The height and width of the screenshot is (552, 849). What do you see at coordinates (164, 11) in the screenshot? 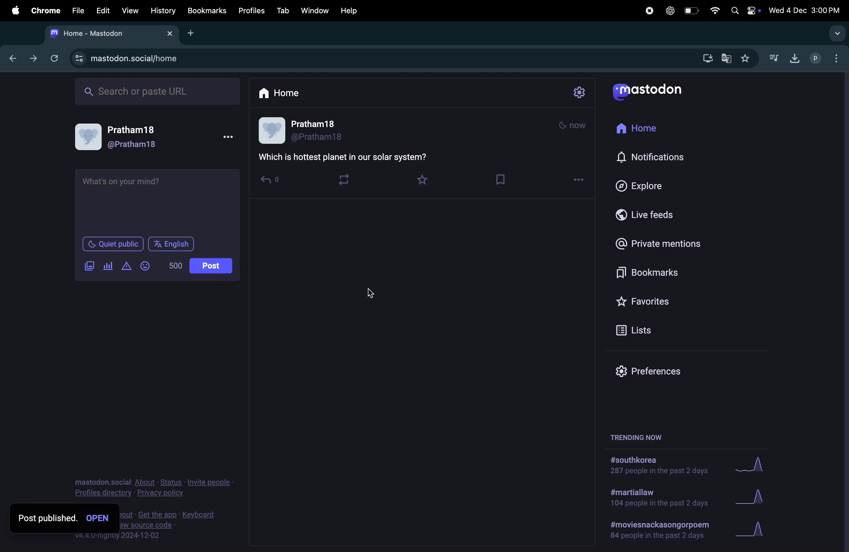
I see `history` at bounding box center [164, 11].